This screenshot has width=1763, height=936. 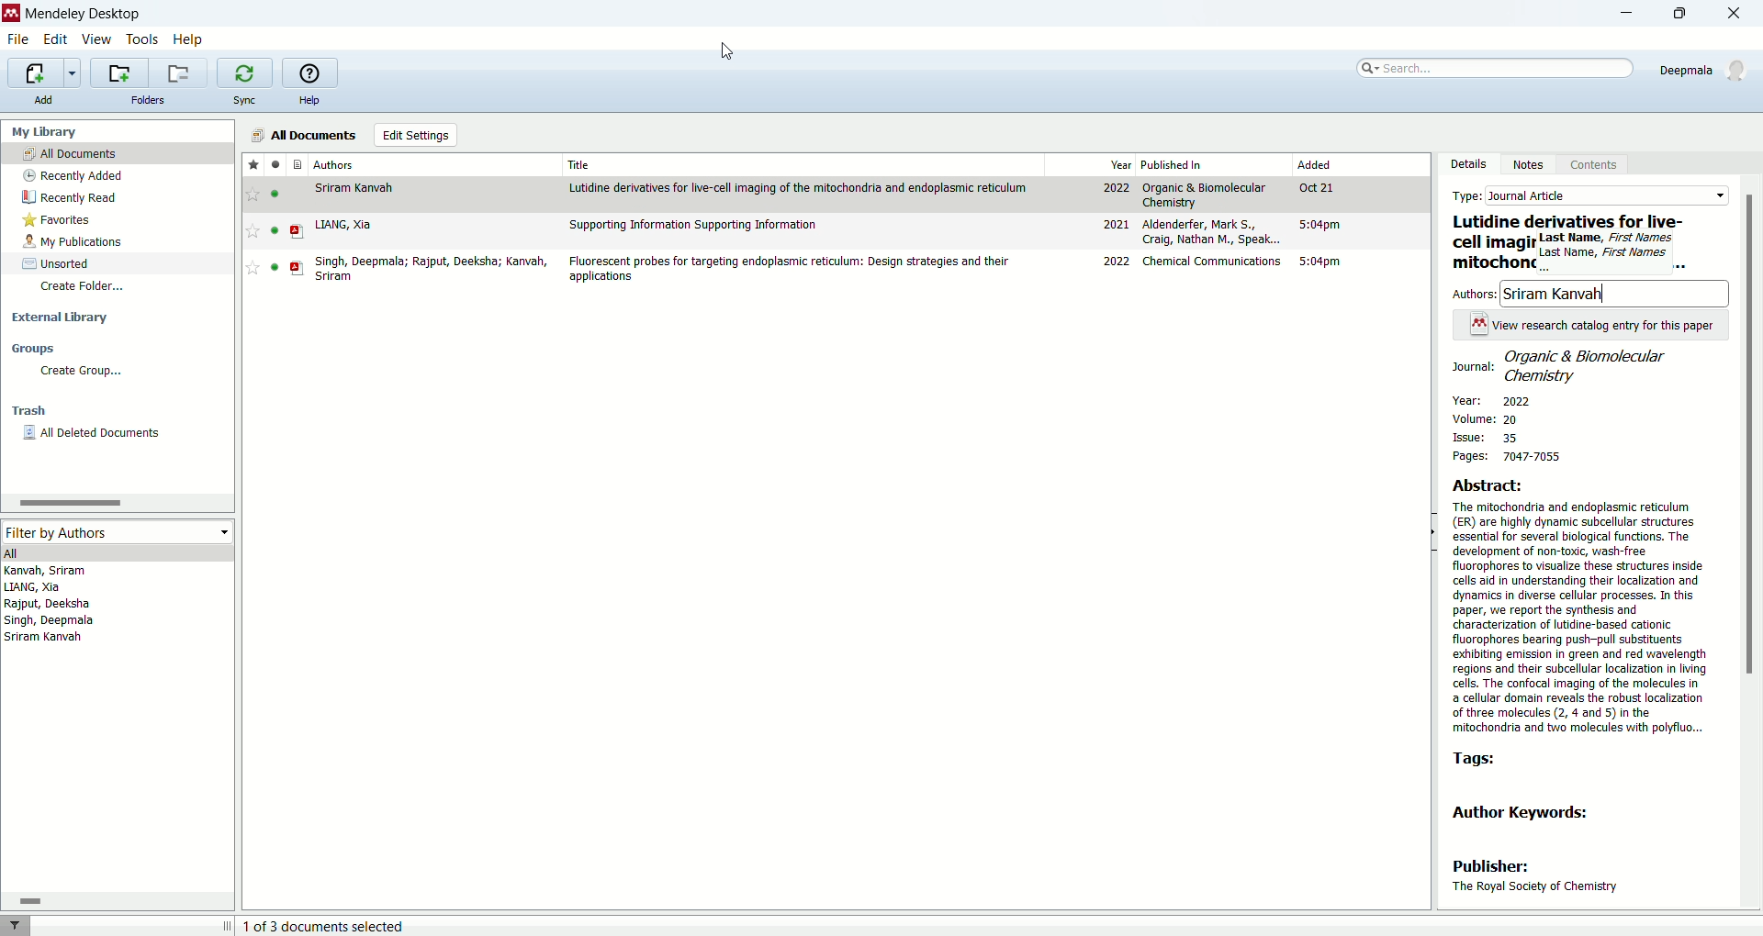 What do you see at coordinates (1114, 224) in the screenshot?
I see `2021` at bounding box center [1114, 224].